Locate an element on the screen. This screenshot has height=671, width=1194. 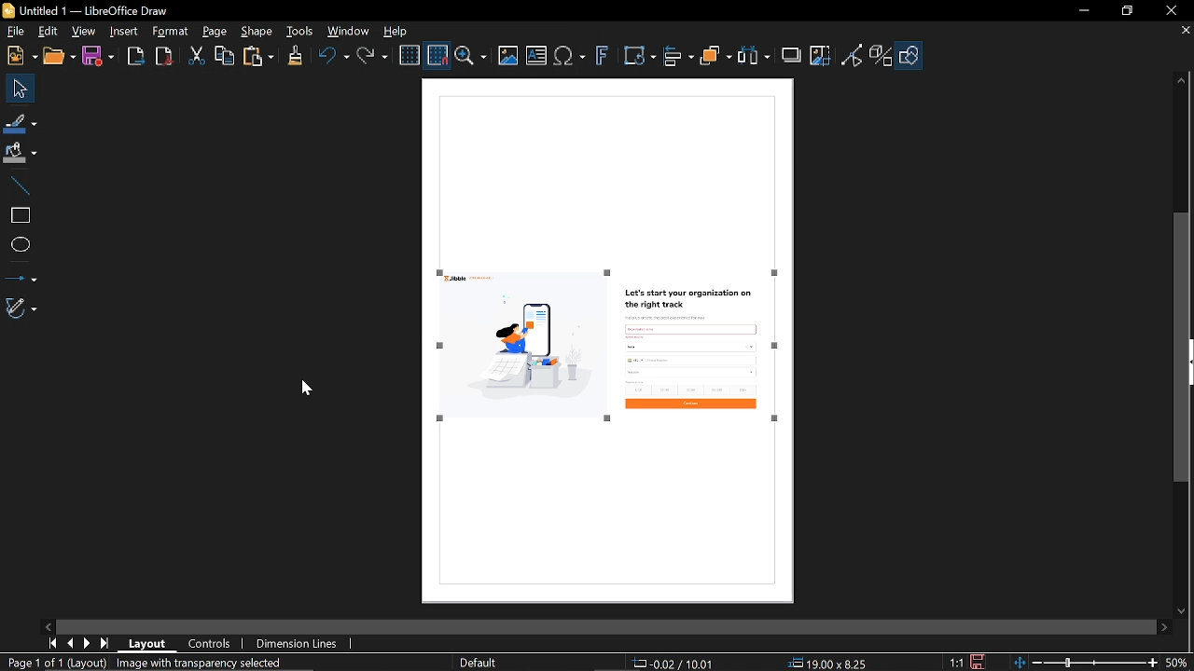
Page is located at coordinates (216, 33).